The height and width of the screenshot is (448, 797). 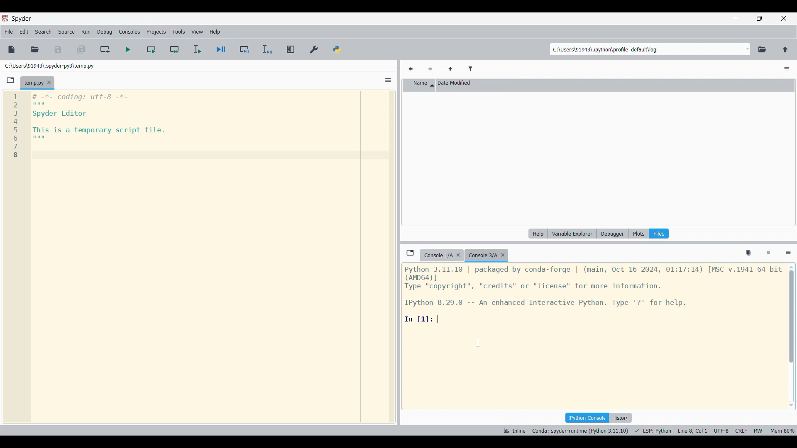 I want to click on Current tab, so click(x=33, y=83).